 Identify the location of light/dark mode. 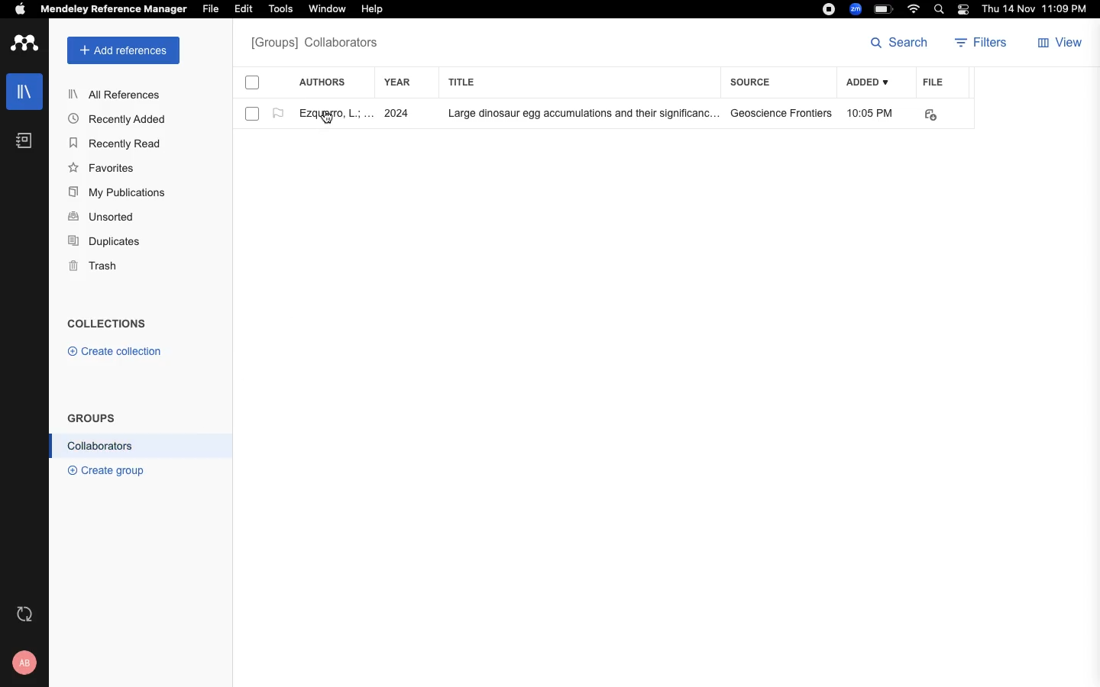
(962, 9).